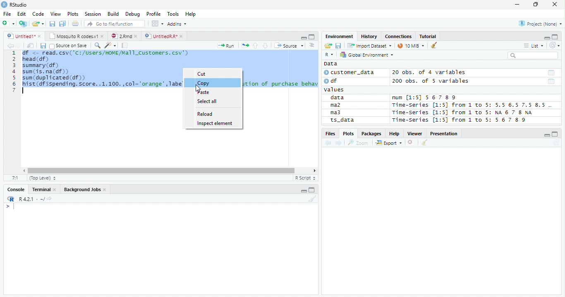  What do you see at coordinates (157, 24) in the screenshot?
I see `Workplace panes` at bounding box center [157, 24].